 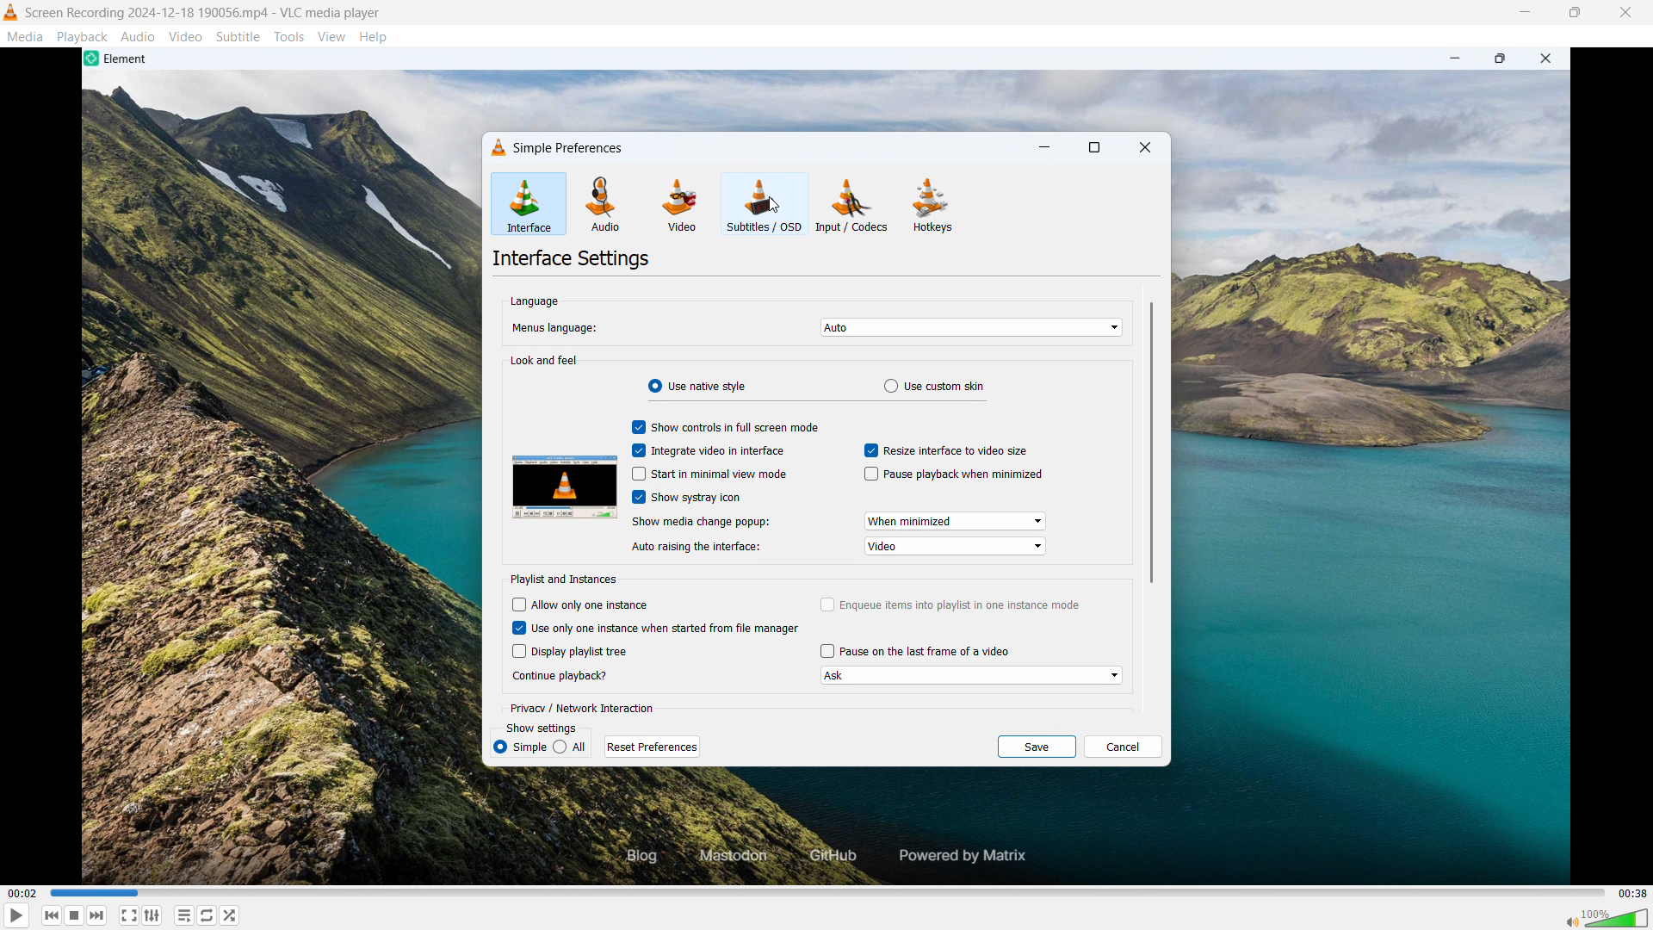 What do you see at coordinates (542, 728) in the screenshot?
I see `show settings` at bounding box center [542, 728].